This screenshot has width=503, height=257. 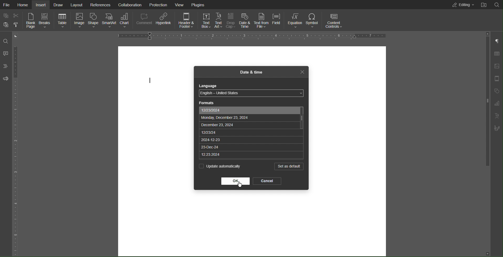 What do you see at coordinates (240, 184) in the screenshot?
I see `Cursor at OK` at bounding box center [240, 184].